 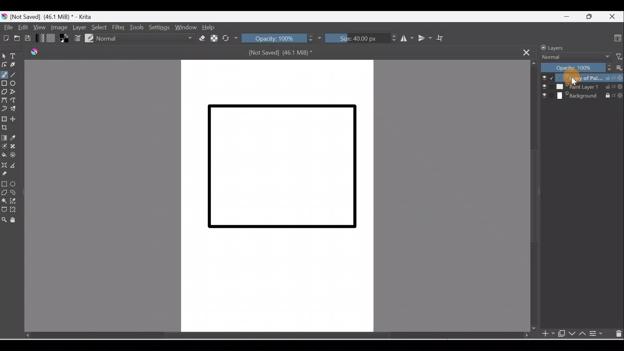 I want to click on Help, so click(x=210, y=27).